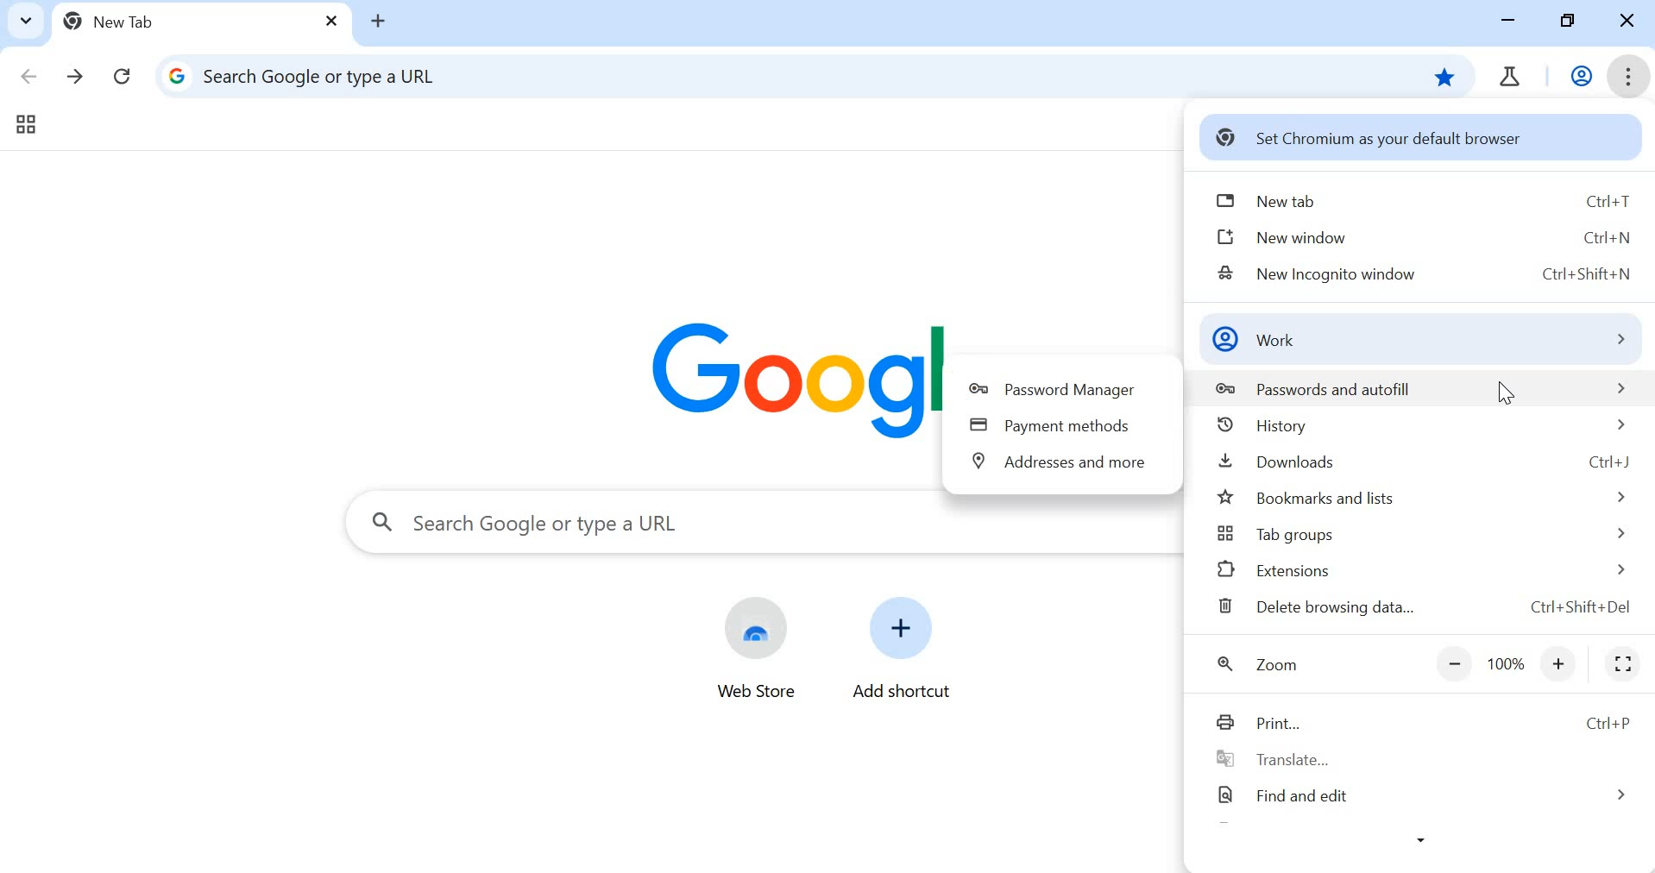 The image size is (1655, 873). What do you see at coordinates (1623, 663) in the screenshot?
I see `full screen` at bounding box center [1623, 663].